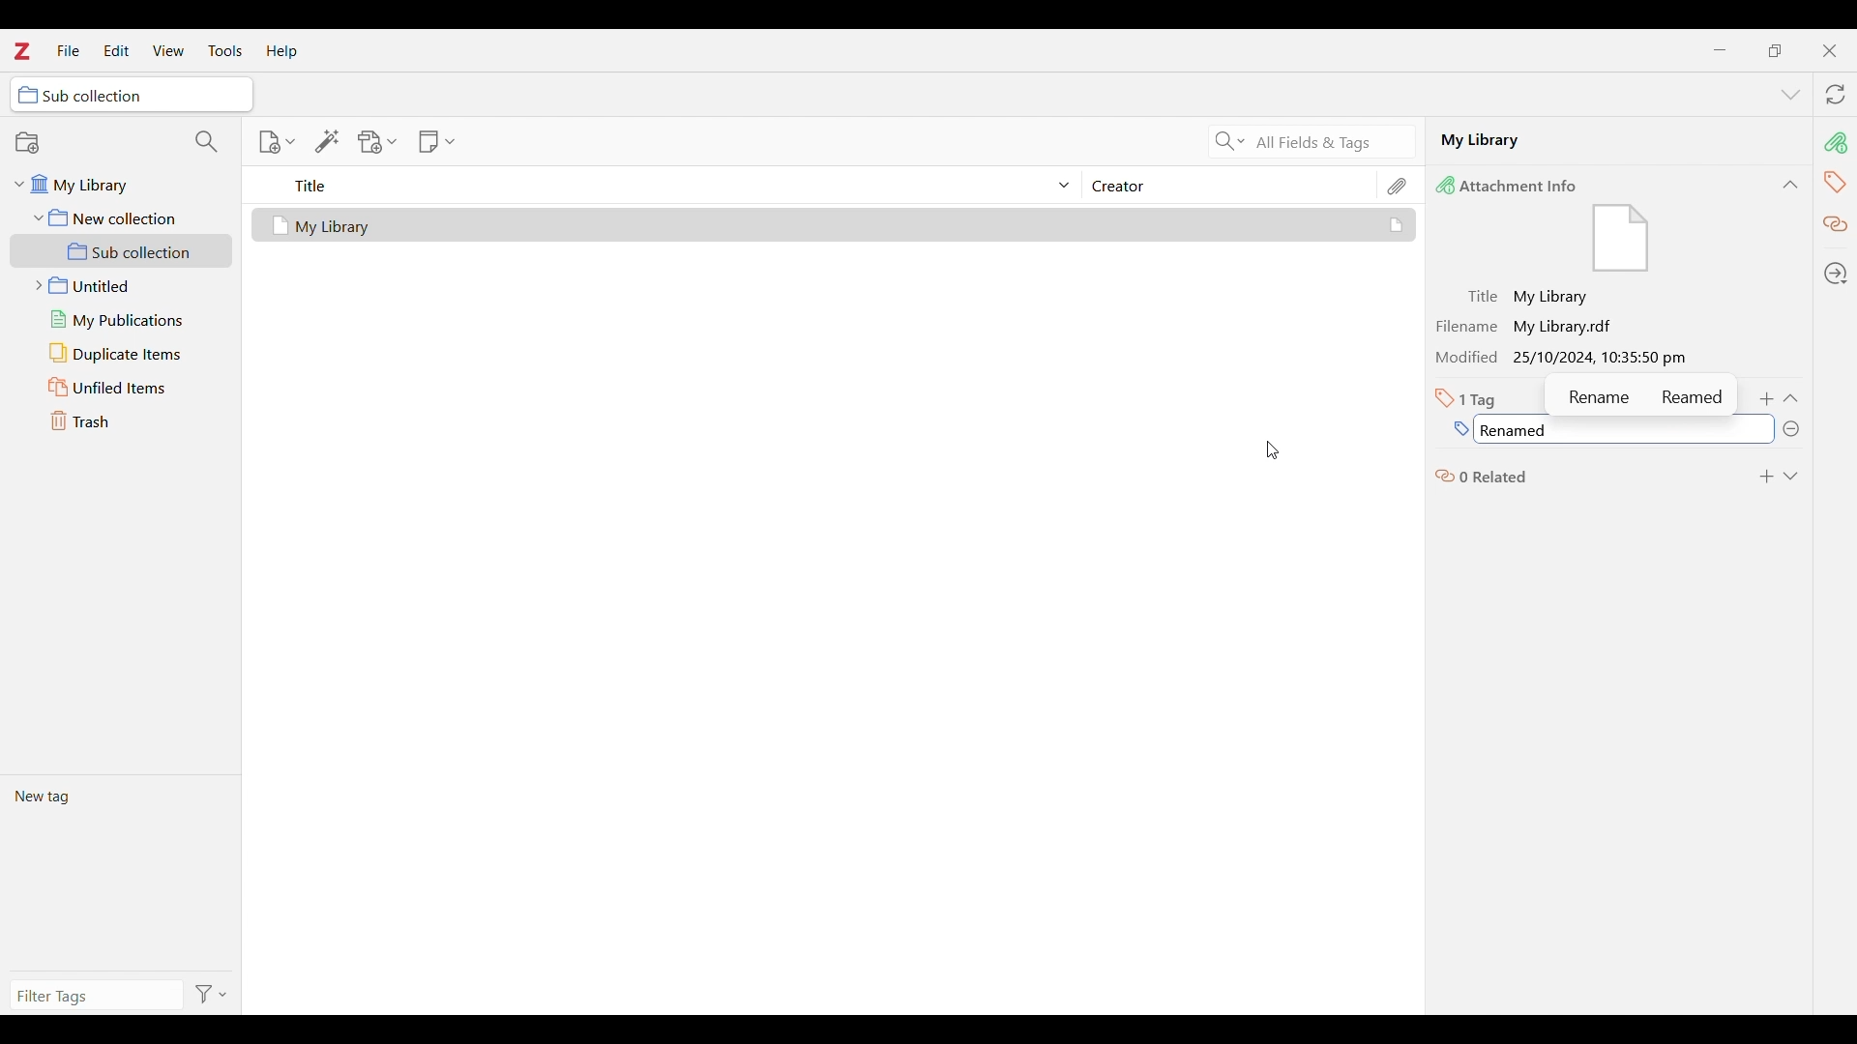 The image size is (1857, 1044). What do you see at coordinates (122, 354) in the screenshot?
I see `Duplicate items folder` at bounding box center [122, 354].